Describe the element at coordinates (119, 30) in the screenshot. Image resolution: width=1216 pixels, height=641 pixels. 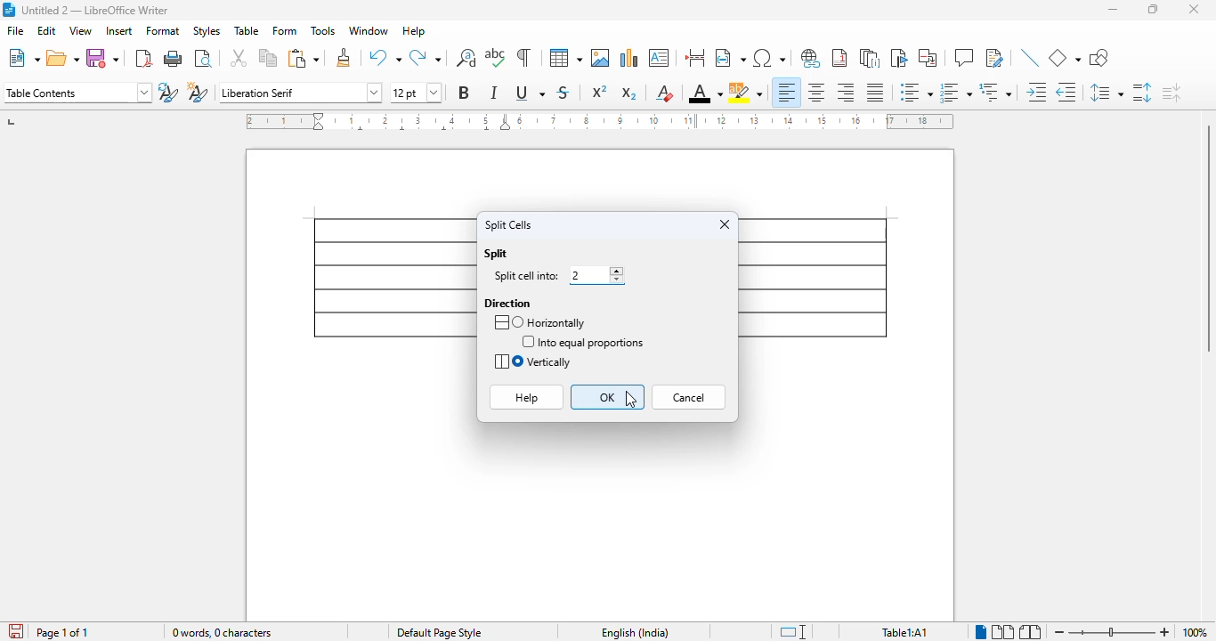
I see `insert` at that location.